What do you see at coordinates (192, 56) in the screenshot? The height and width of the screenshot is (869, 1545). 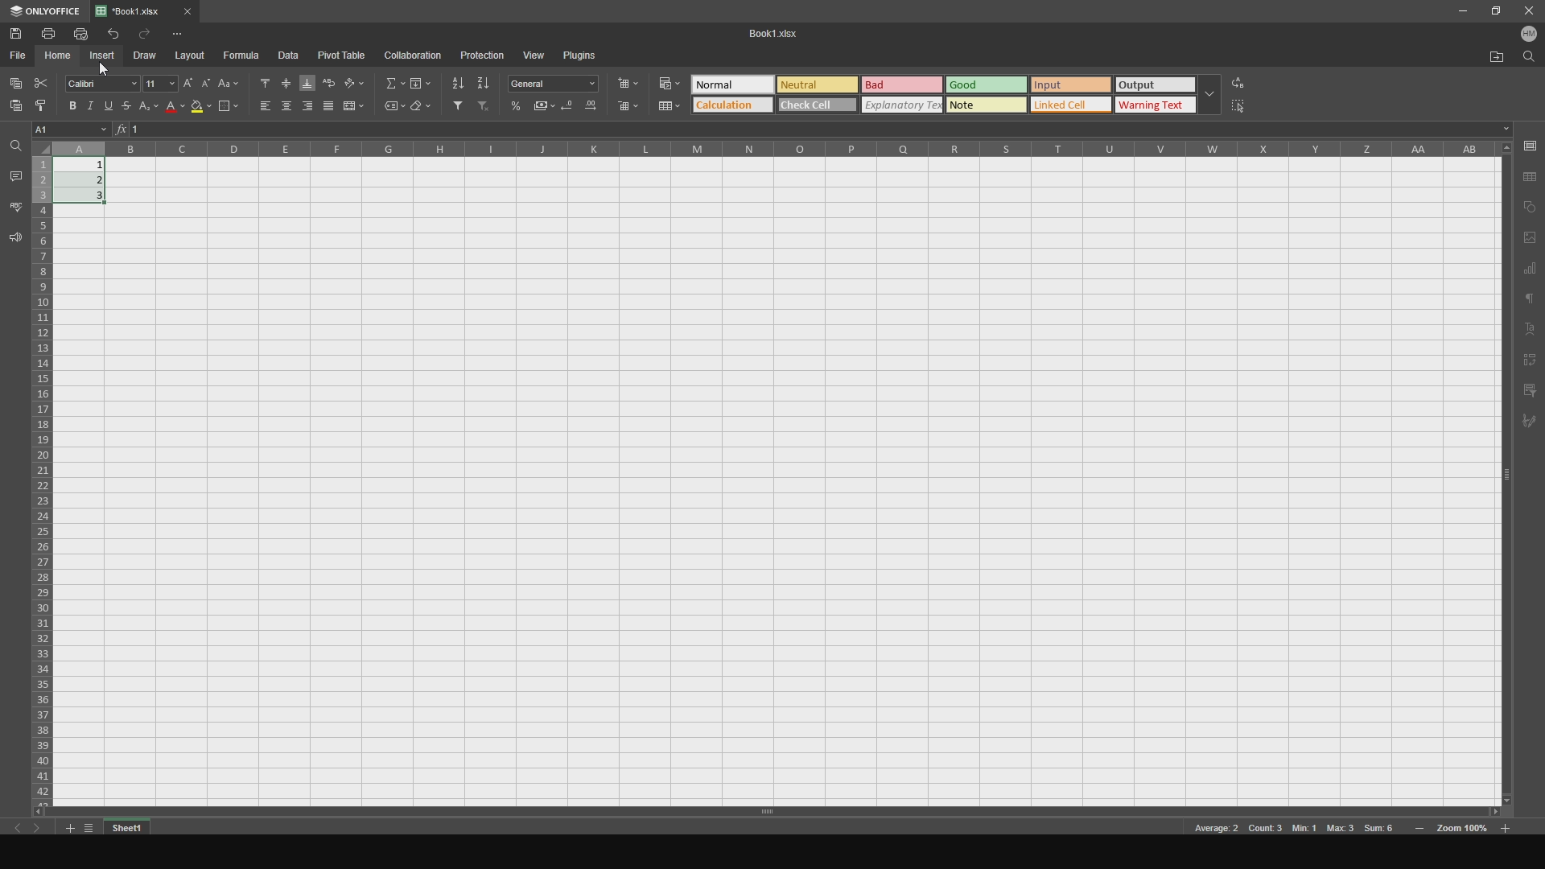 I see `layout` at bounding box center [192, 56].